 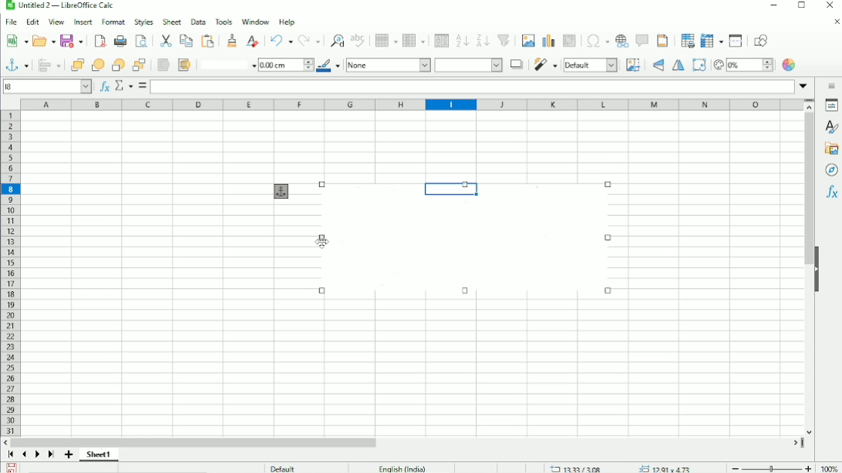 I want to click on Headers and footers, so click(x=662, y=41).